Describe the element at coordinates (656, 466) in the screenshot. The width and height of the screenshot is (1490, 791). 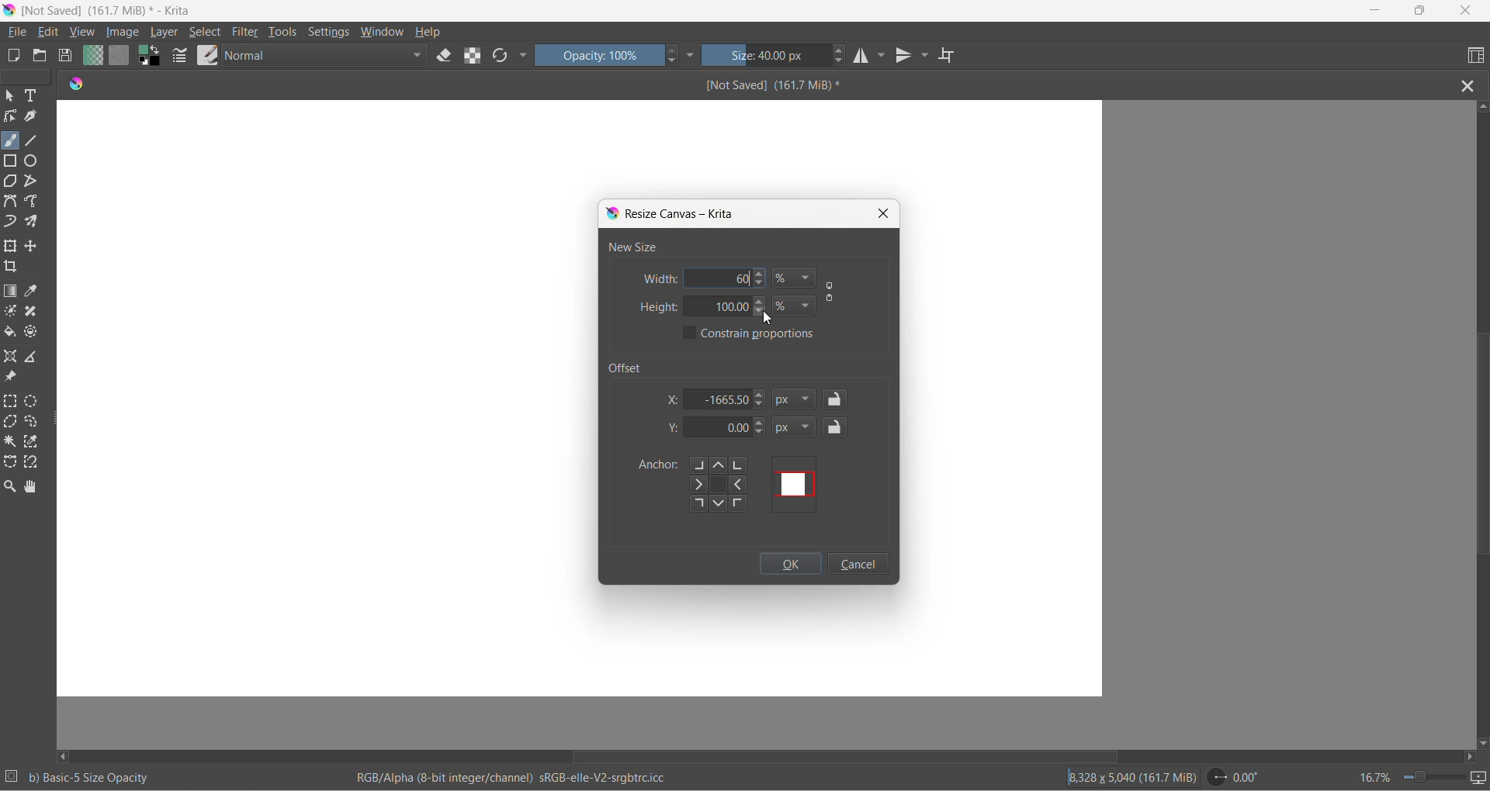
I see `anchor` at that location.